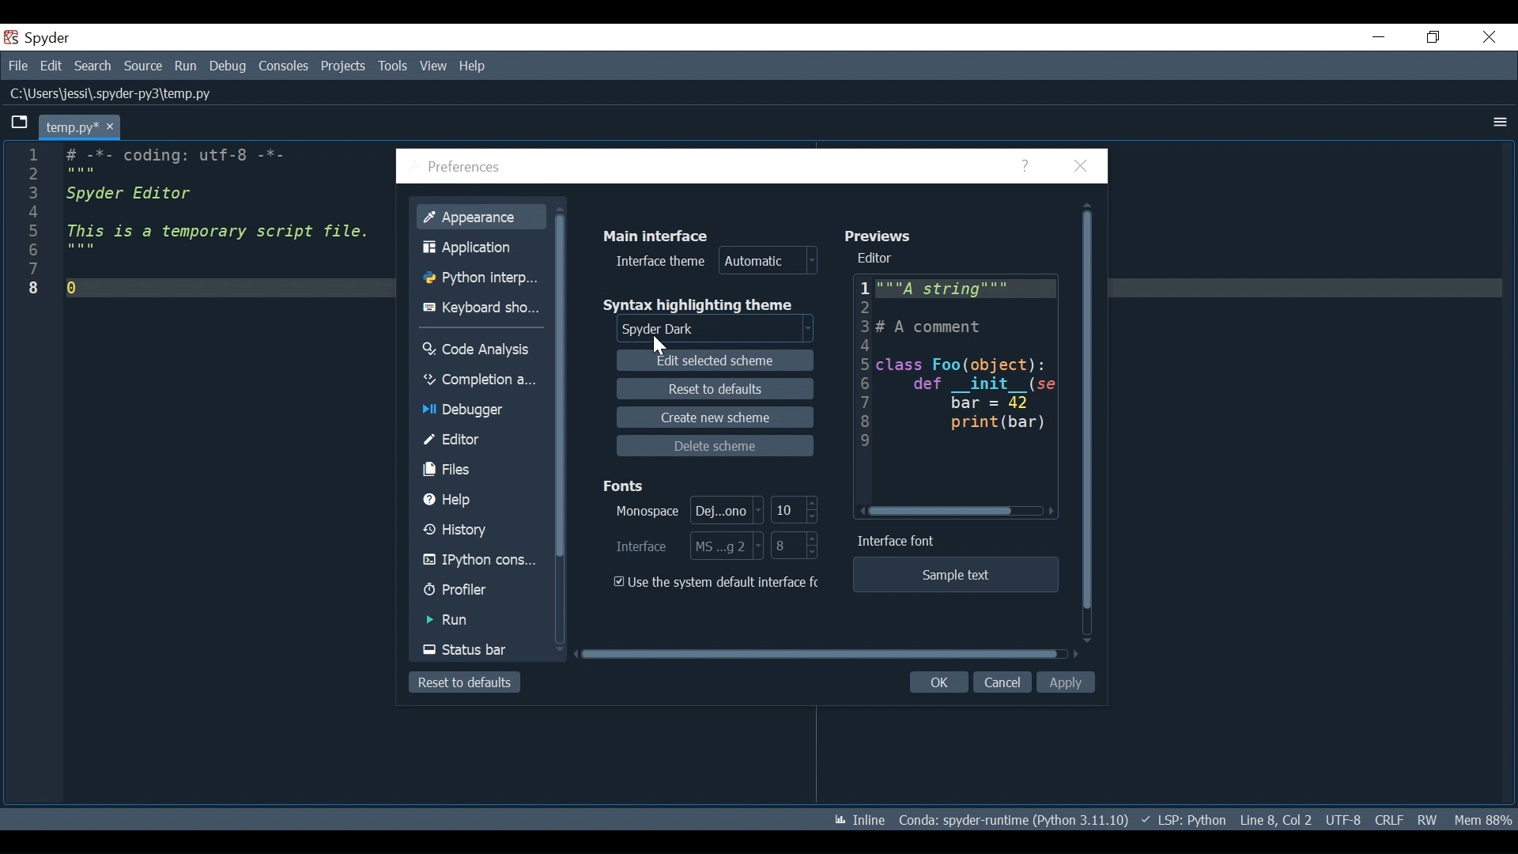 The width and height of the screenshot is (1518, 854). I want to click on Edit Selected scheme, so click(716, 361).